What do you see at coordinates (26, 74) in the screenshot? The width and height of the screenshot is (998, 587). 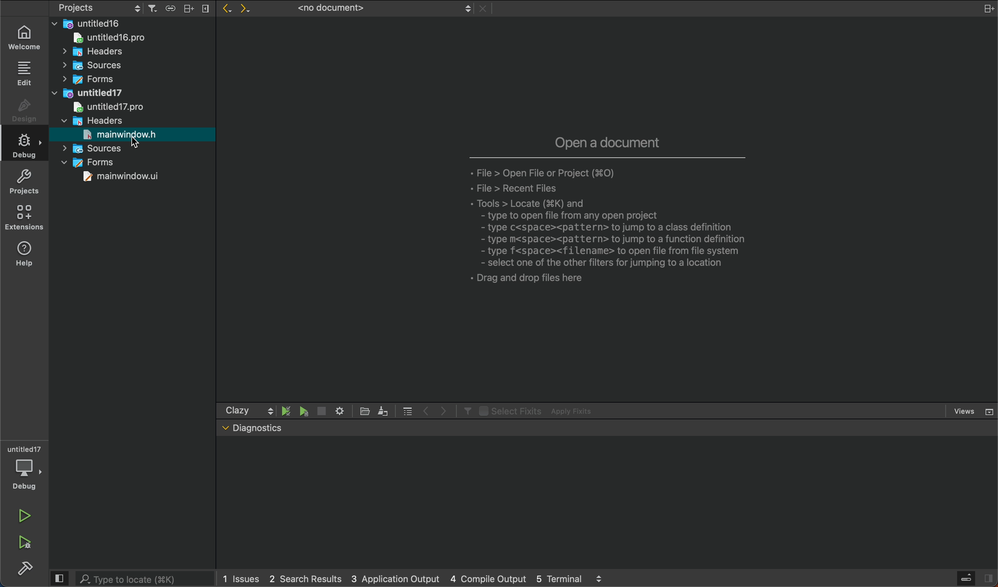 I see `EDIT` at bounding box center [26, 74].